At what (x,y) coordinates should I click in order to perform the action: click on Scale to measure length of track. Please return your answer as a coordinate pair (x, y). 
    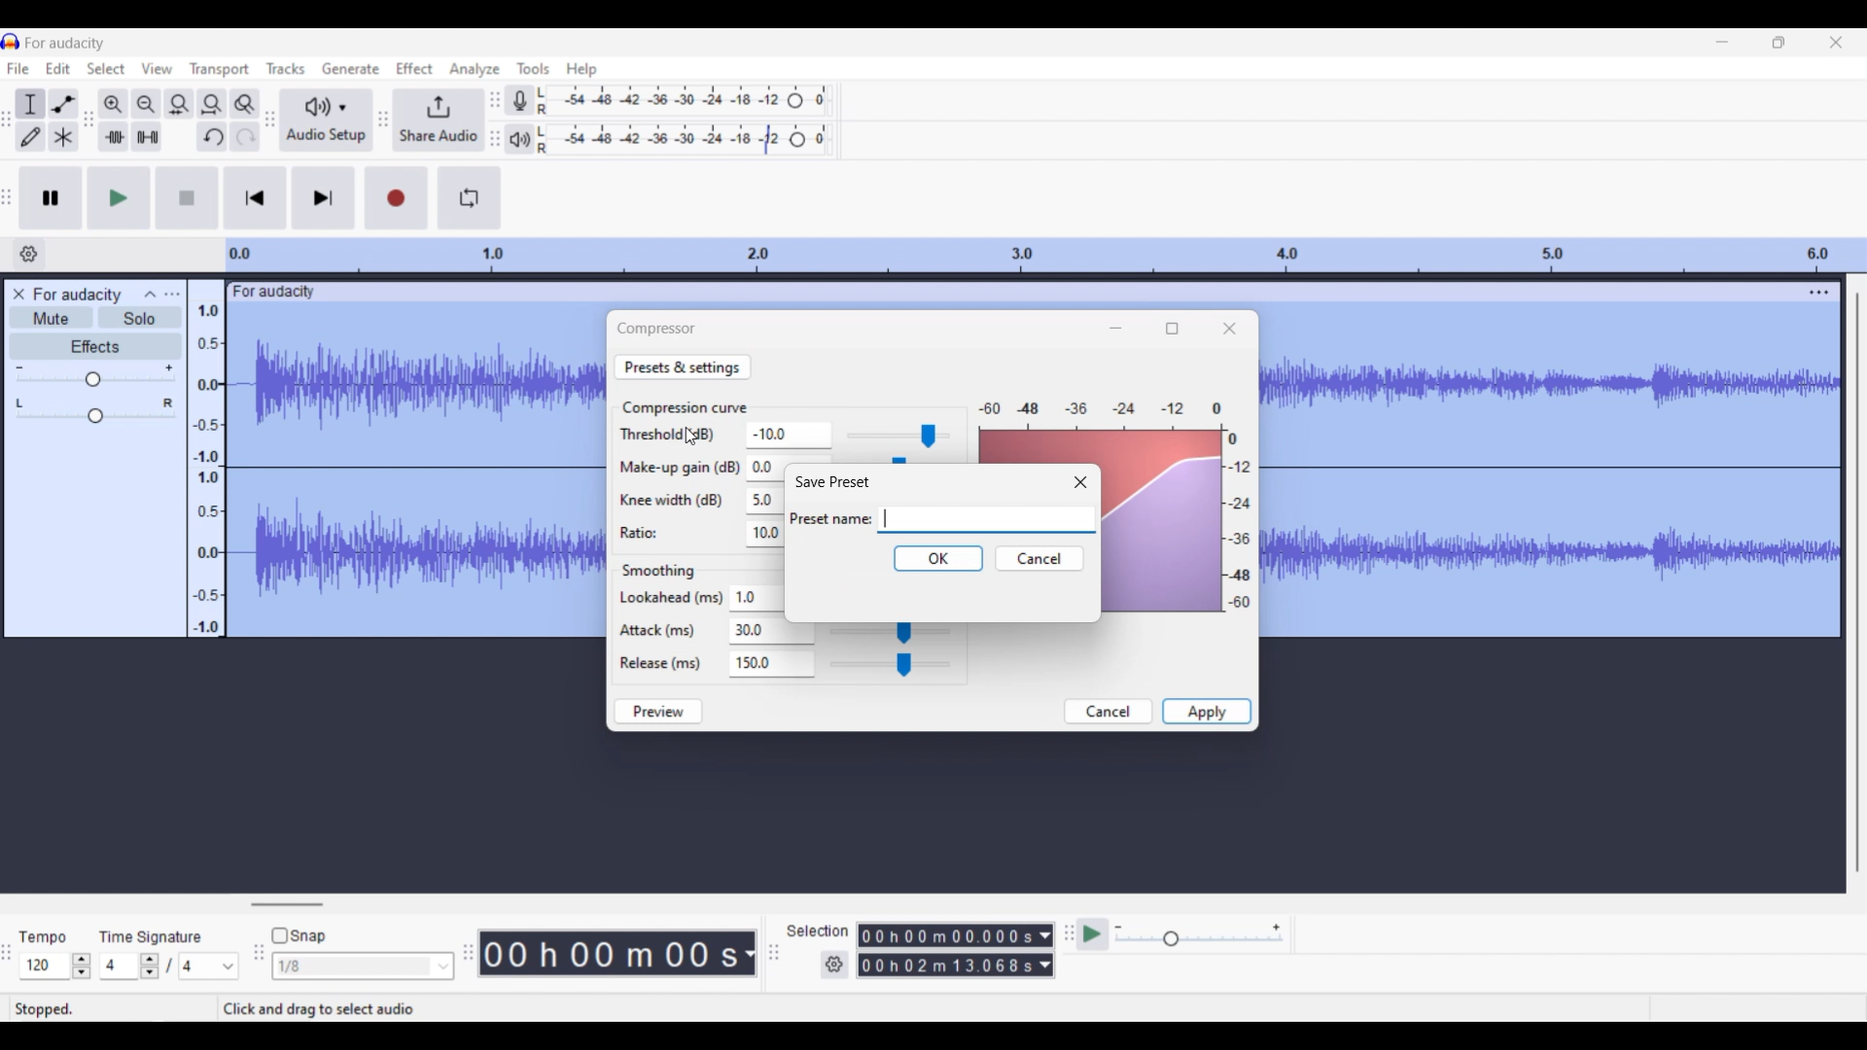
    Looking at the image, I should click on (1045, 255).